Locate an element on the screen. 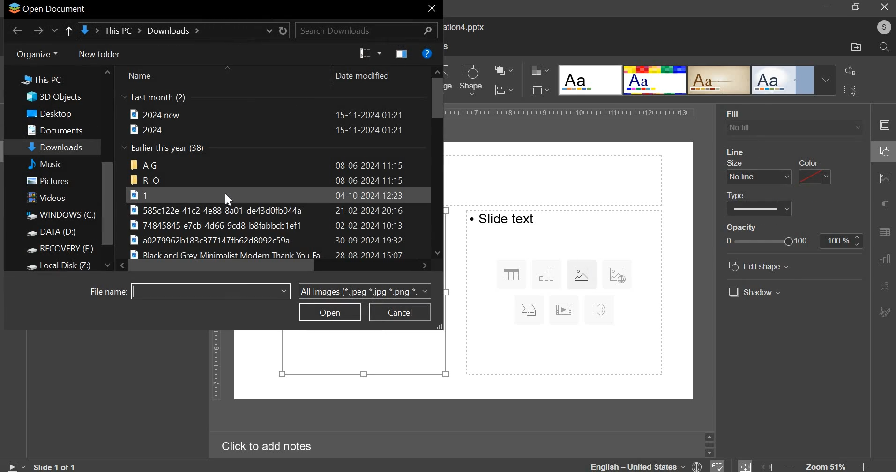 The width and height of the screenshot is (896, 472). help is located at coordinates (427, 53).